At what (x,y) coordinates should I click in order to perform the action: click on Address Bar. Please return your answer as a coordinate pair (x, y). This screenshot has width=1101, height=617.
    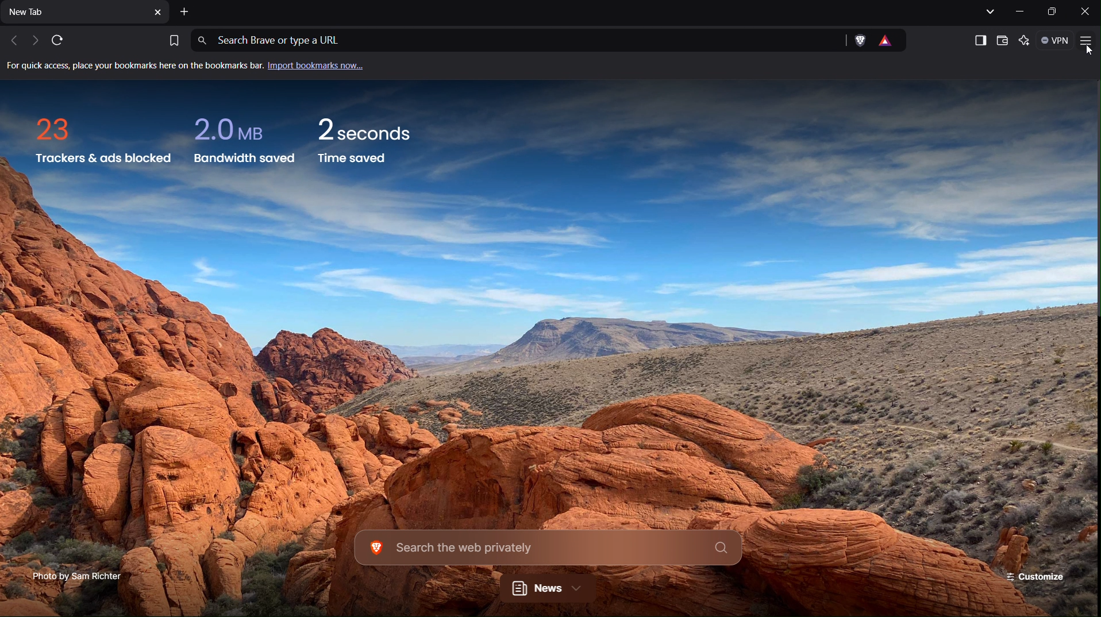
    Looking at the image, I should click on (550, 43).